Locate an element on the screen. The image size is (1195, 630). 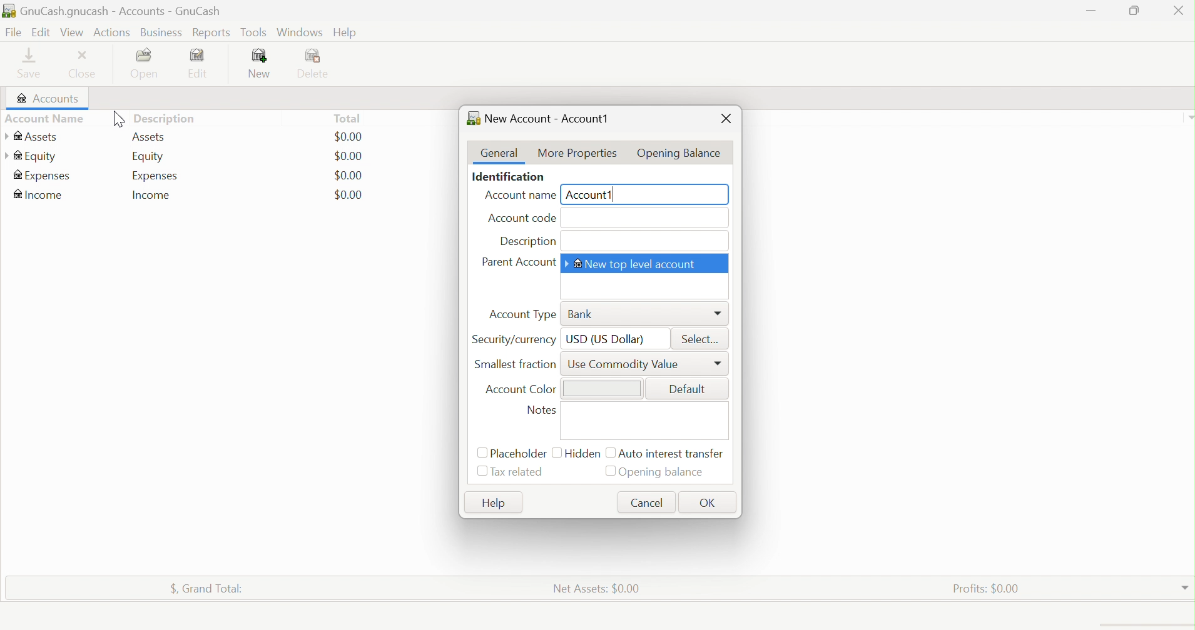
Help is located at coordinates (346, 33).